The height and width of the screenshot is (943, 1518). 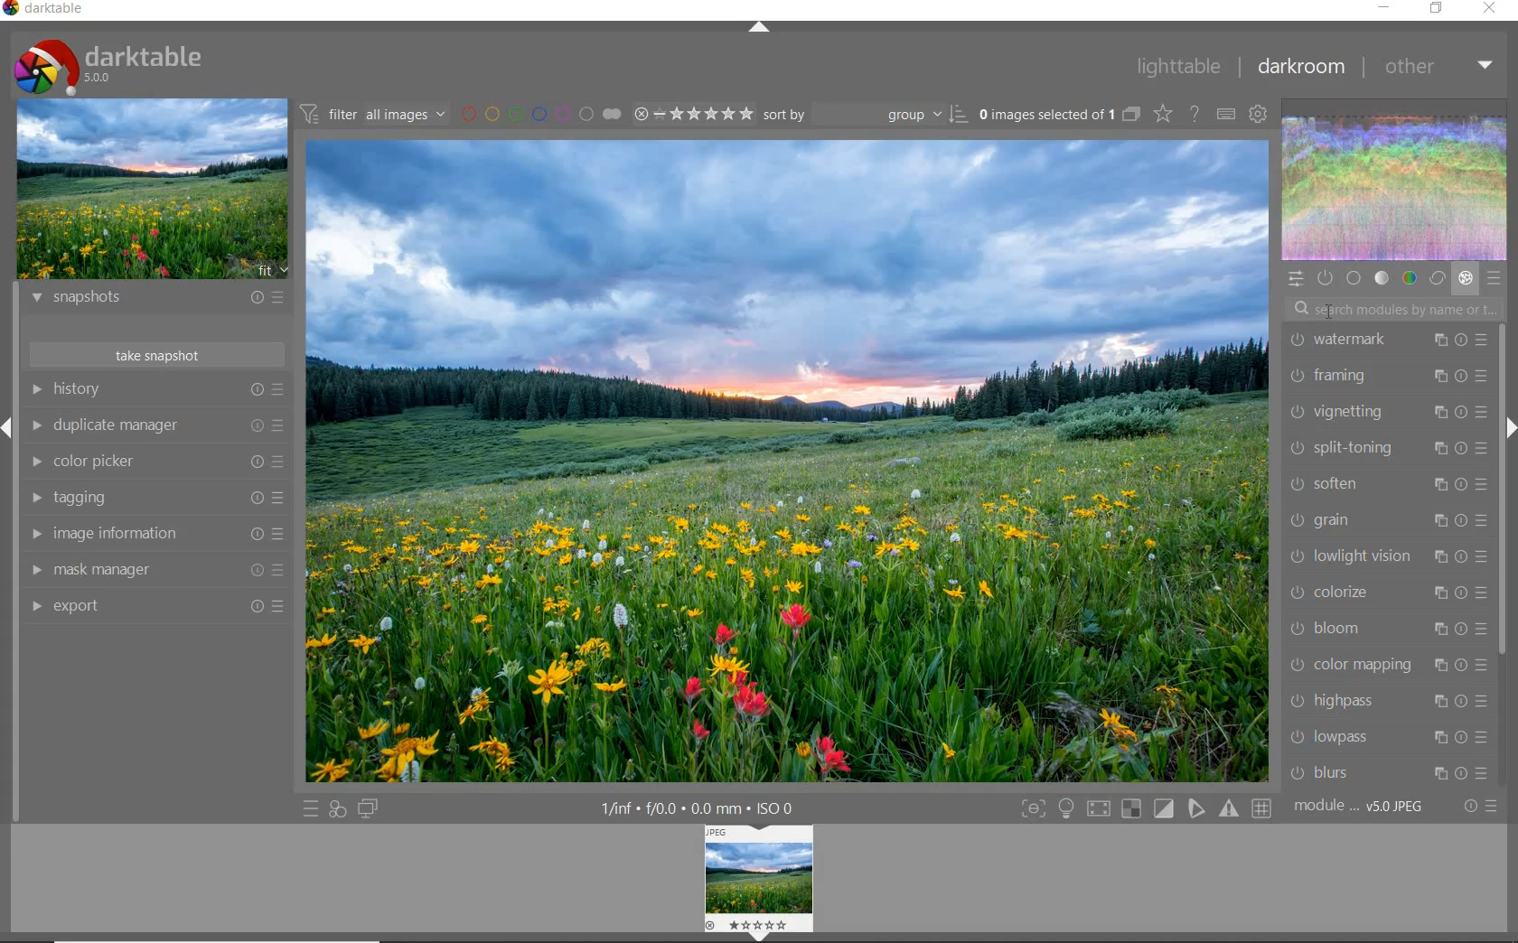 What do you see at coordinates (1385, 631) in the screenshot?
I see `bloom` at bounding box center [1385, 631].